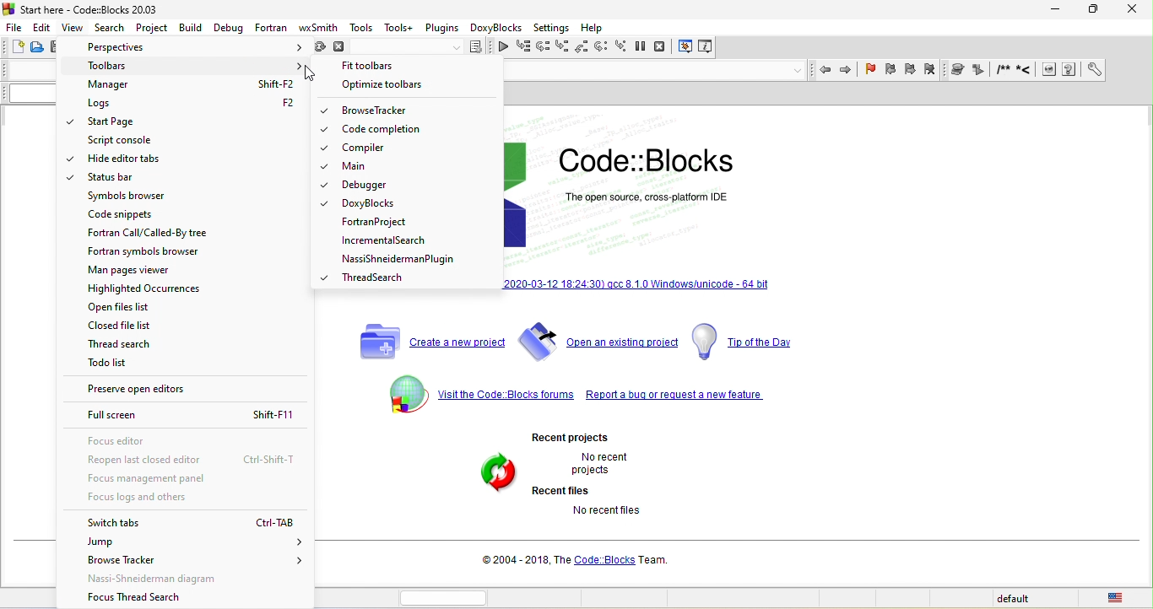 This screenshot has width=1153, height=609. Describe the element at coordinates (1026, 71) in the screenshot. I see `line comment` at that location.